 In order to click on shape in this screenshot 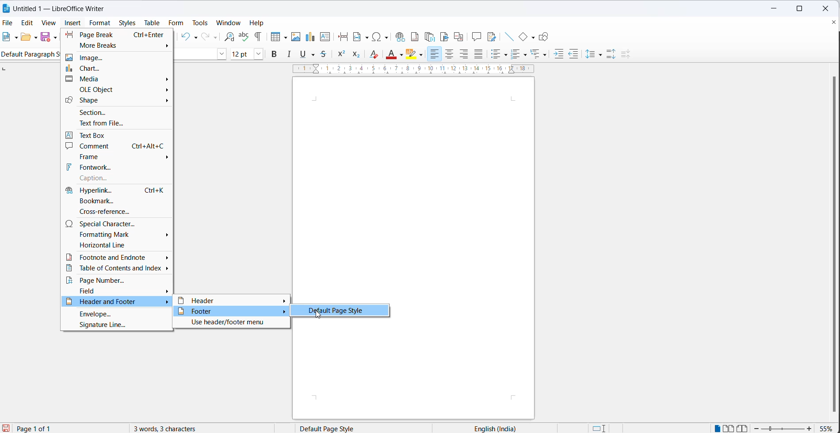, I will do `click(116, 102)`.